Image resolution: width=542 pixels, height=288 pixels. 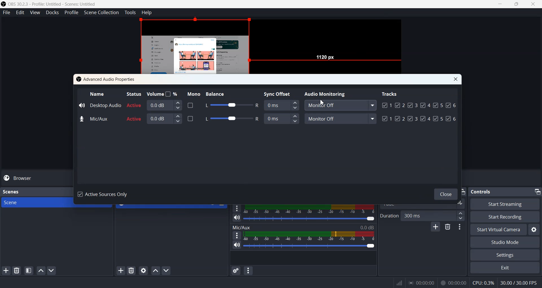 I want to click on Docks, so click(x=53, y=13).